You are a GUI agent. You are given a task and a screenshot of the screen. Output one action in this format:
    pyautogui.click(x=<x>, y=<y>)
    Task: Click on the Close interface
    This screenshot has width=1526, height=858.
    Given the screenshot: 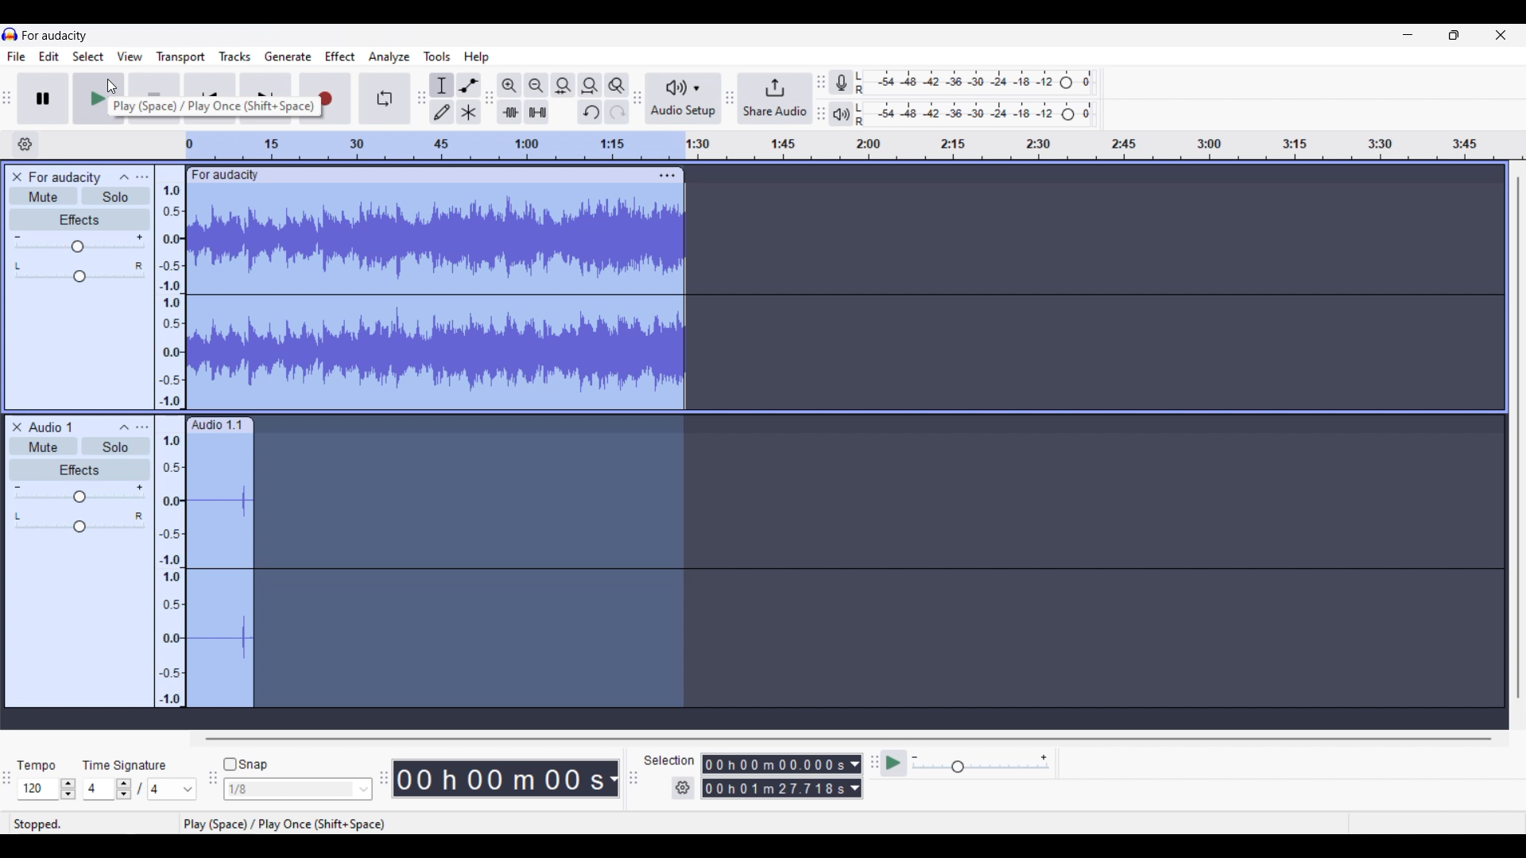 What is the action you would take?
    pyautogui.click(x=1501, y=35)
    